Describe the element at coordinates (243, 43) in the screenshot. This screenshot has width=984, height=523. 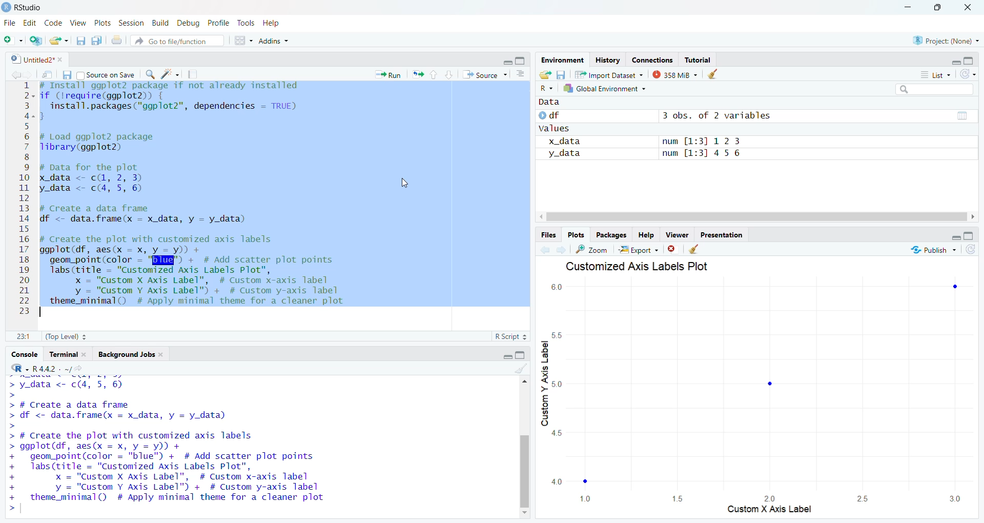
I see `grid` at that location.